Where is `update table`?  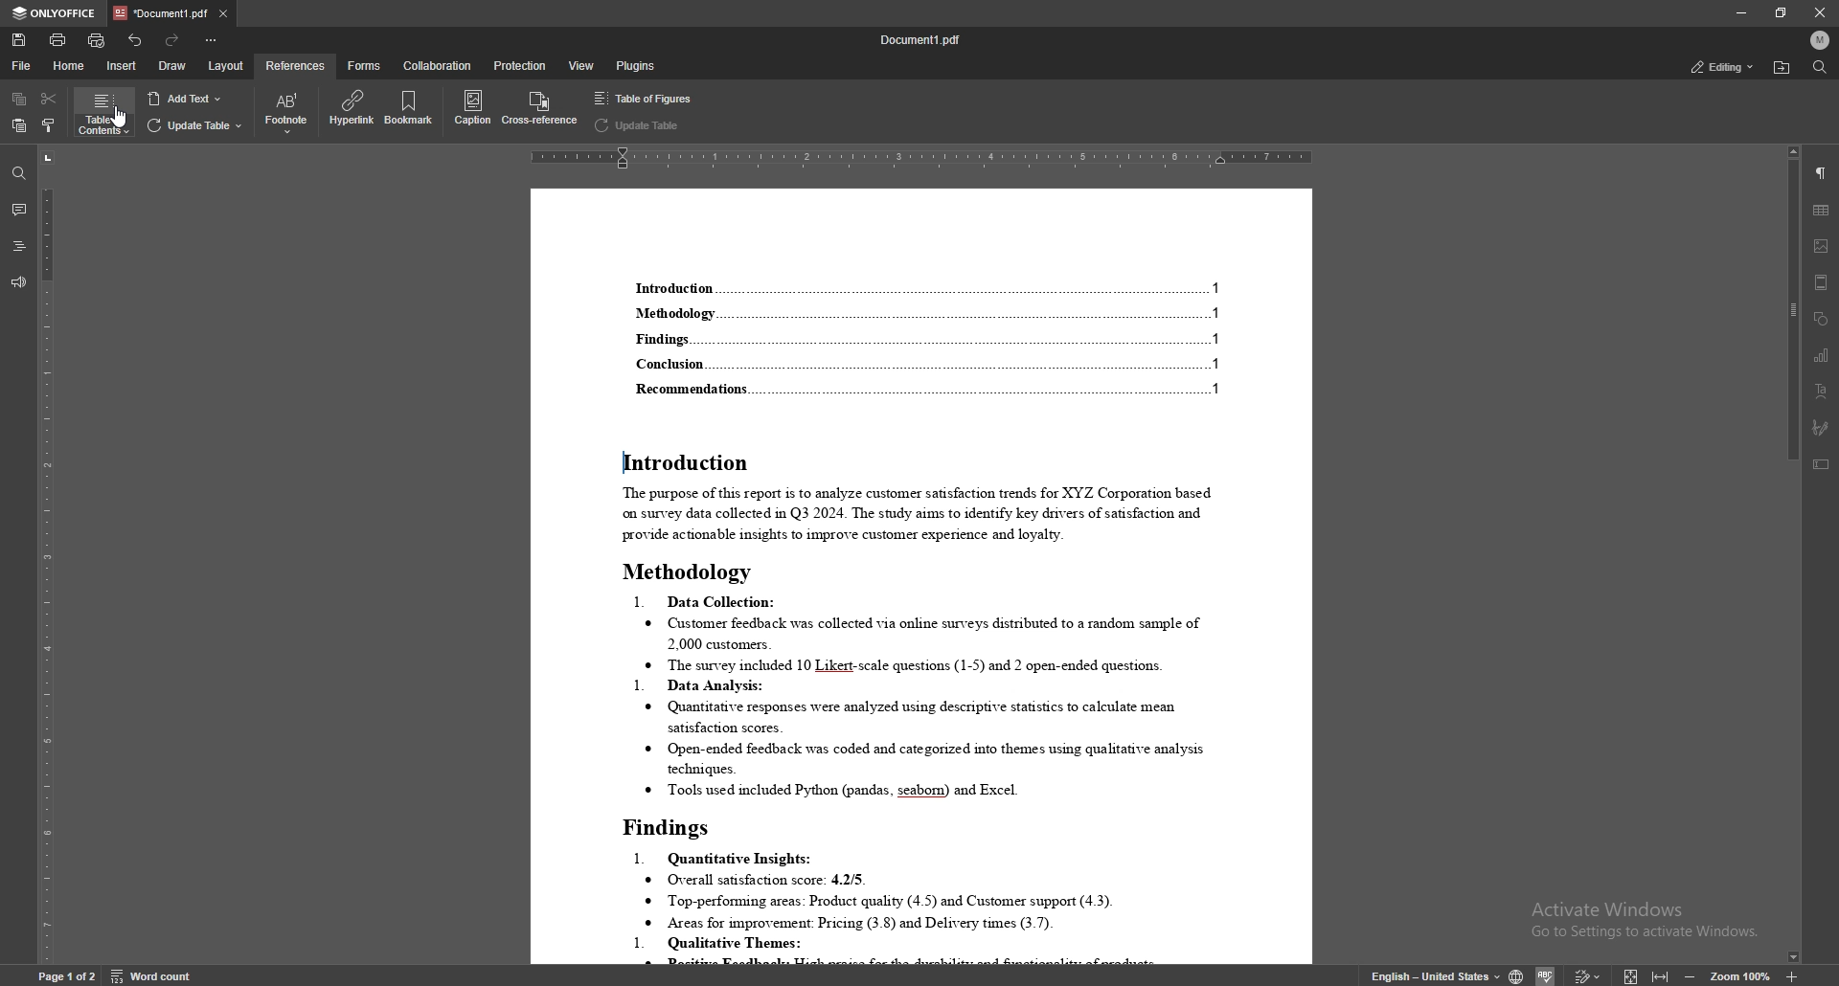
update table is located at coordinates (639, 123).